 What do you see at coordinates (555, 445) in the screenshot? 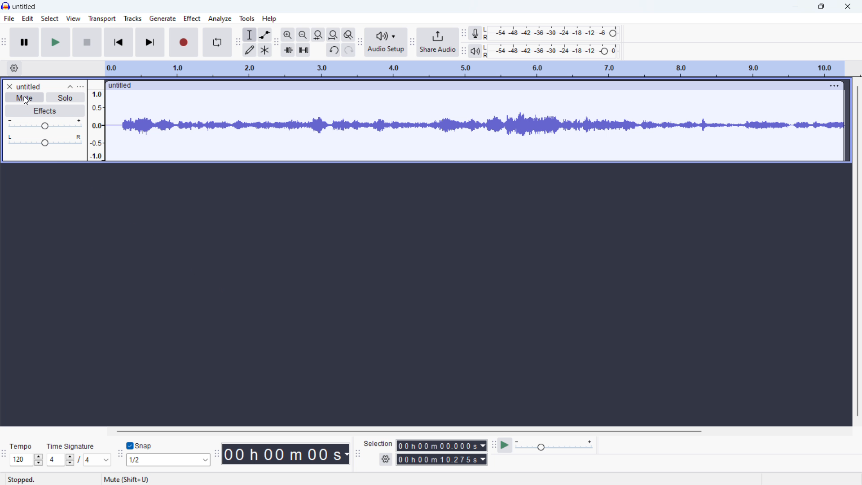
I see `playback speed` at bounding box center [555, 445].